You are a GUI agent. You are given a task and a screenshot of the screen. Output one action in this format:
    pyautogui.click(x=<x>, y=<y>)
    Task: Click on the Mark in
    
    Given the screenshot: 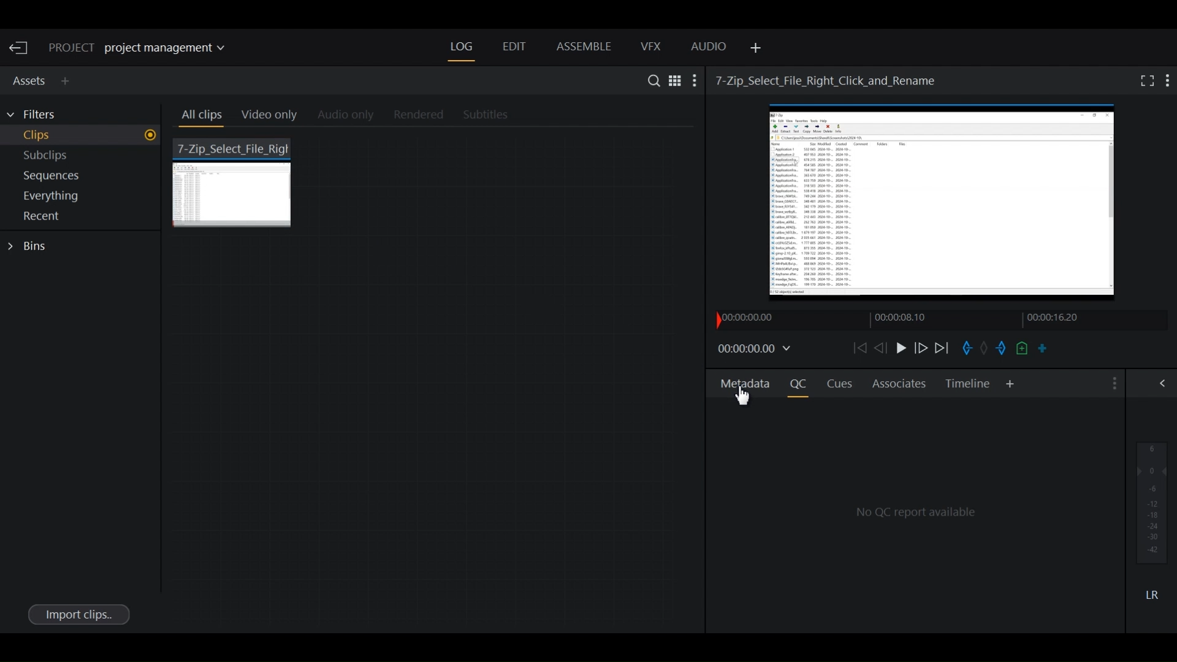 What is the action you would take?
    pyautogui.click(x=966, y=348)
    